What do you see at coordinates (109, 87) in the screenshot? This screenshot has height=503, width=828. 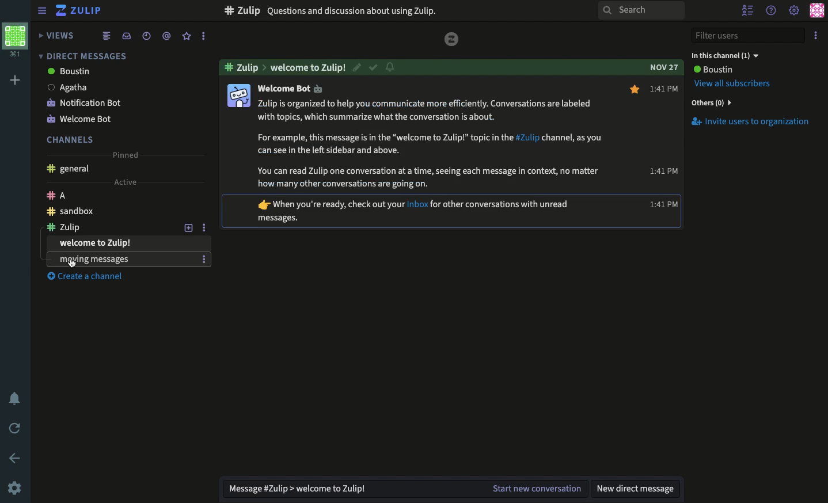 I see `Agatha` at bounding box center [109, 87].